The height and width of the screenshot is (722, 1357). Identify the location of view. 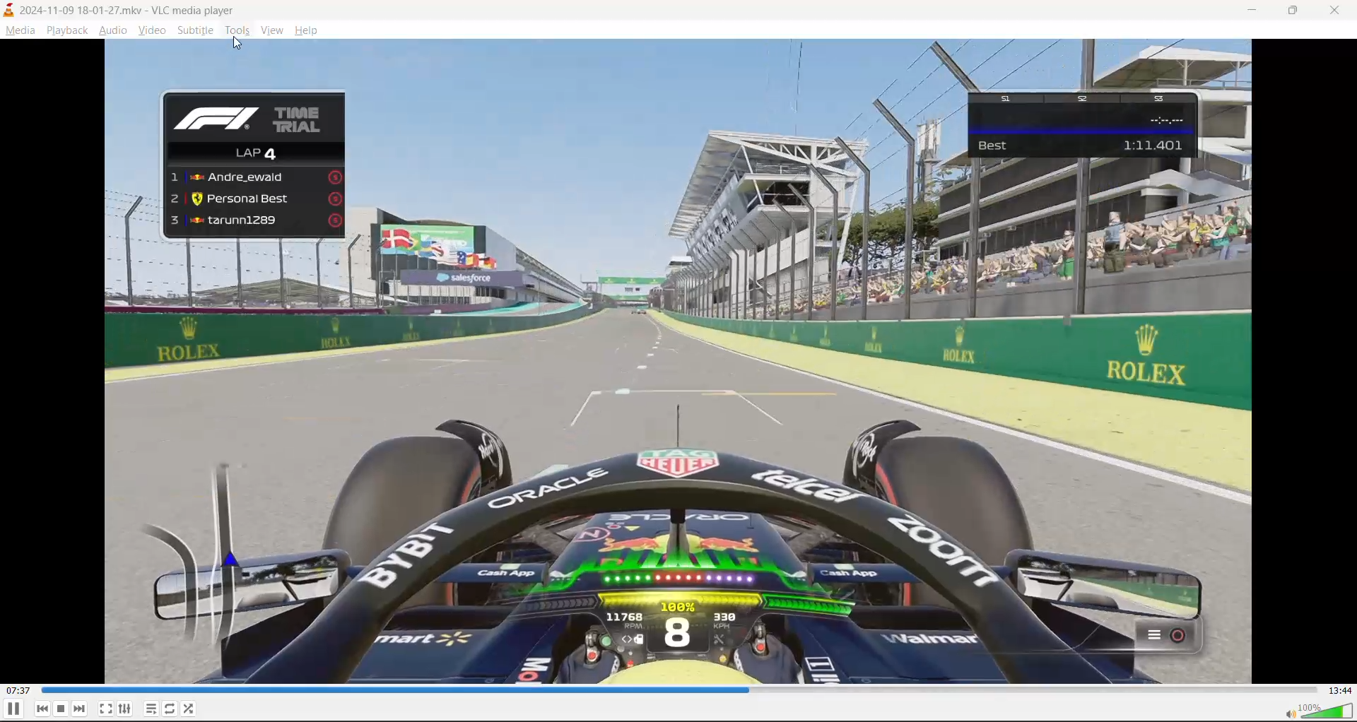
(274, 29).